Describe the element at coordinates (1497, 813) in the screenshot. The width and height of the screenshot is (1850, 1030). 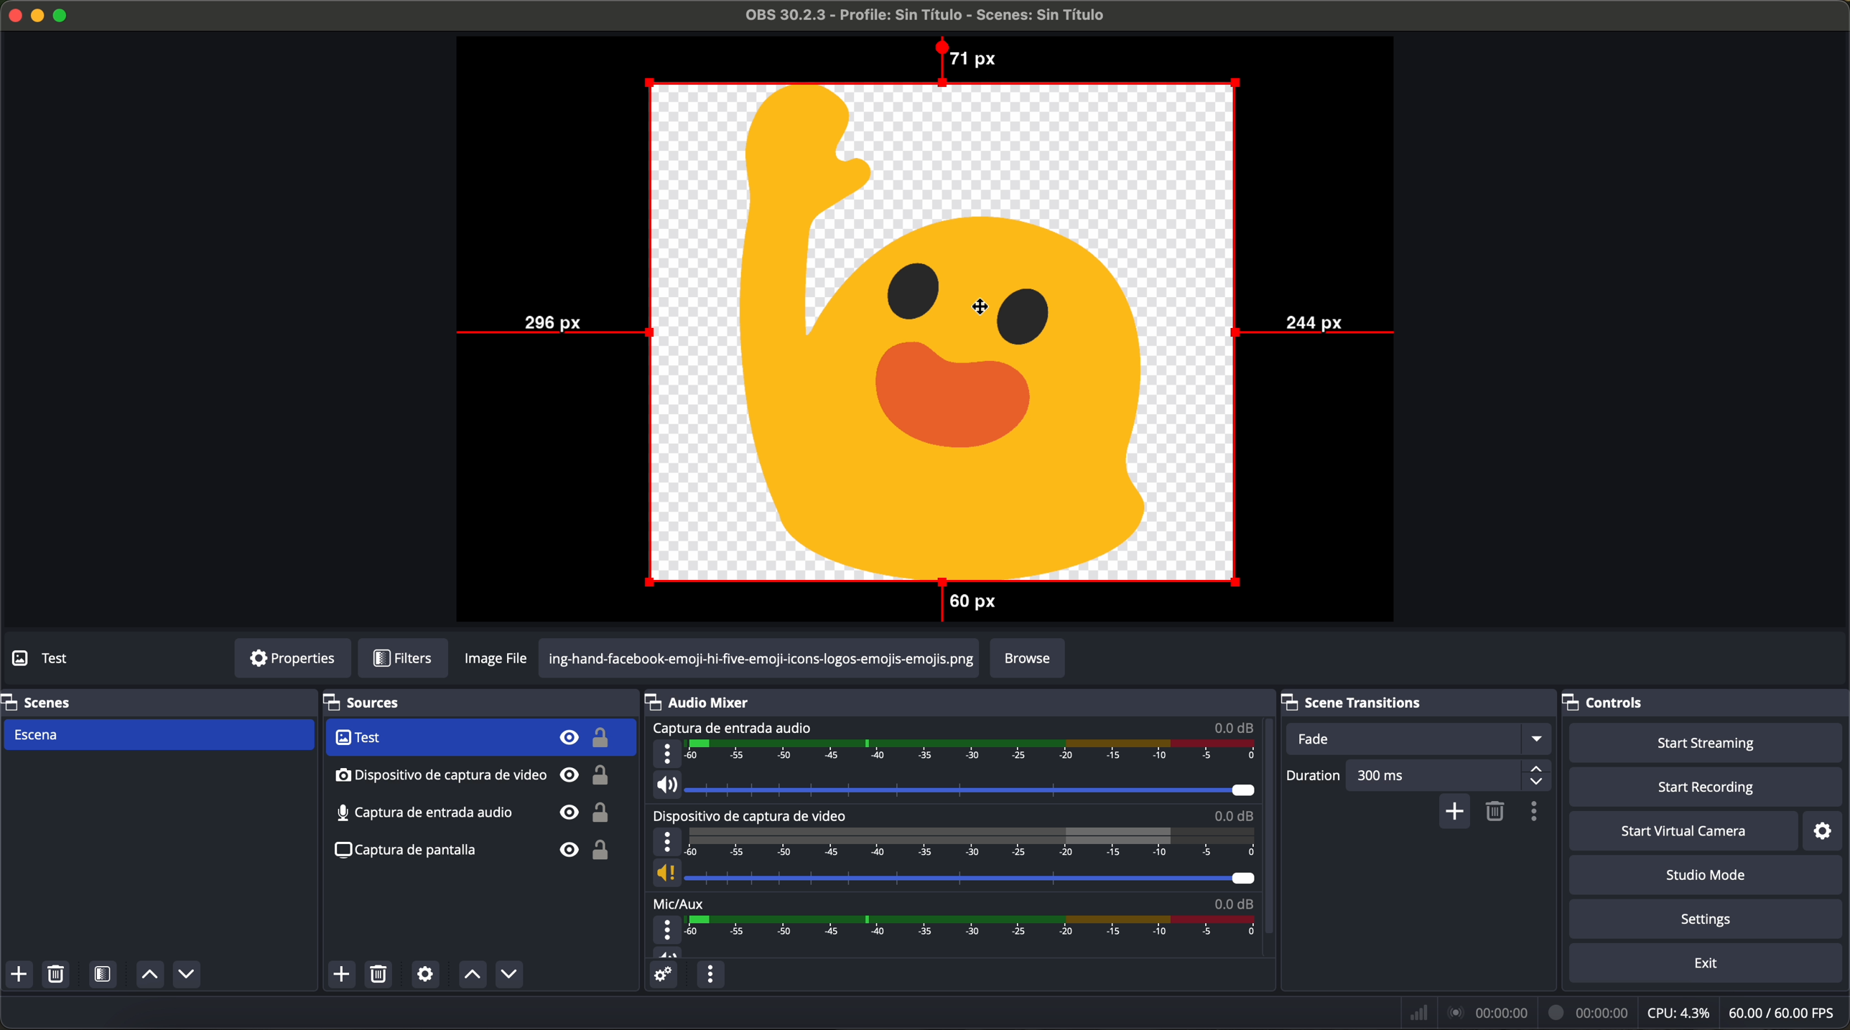
I see `remove configurable transition` at that location.